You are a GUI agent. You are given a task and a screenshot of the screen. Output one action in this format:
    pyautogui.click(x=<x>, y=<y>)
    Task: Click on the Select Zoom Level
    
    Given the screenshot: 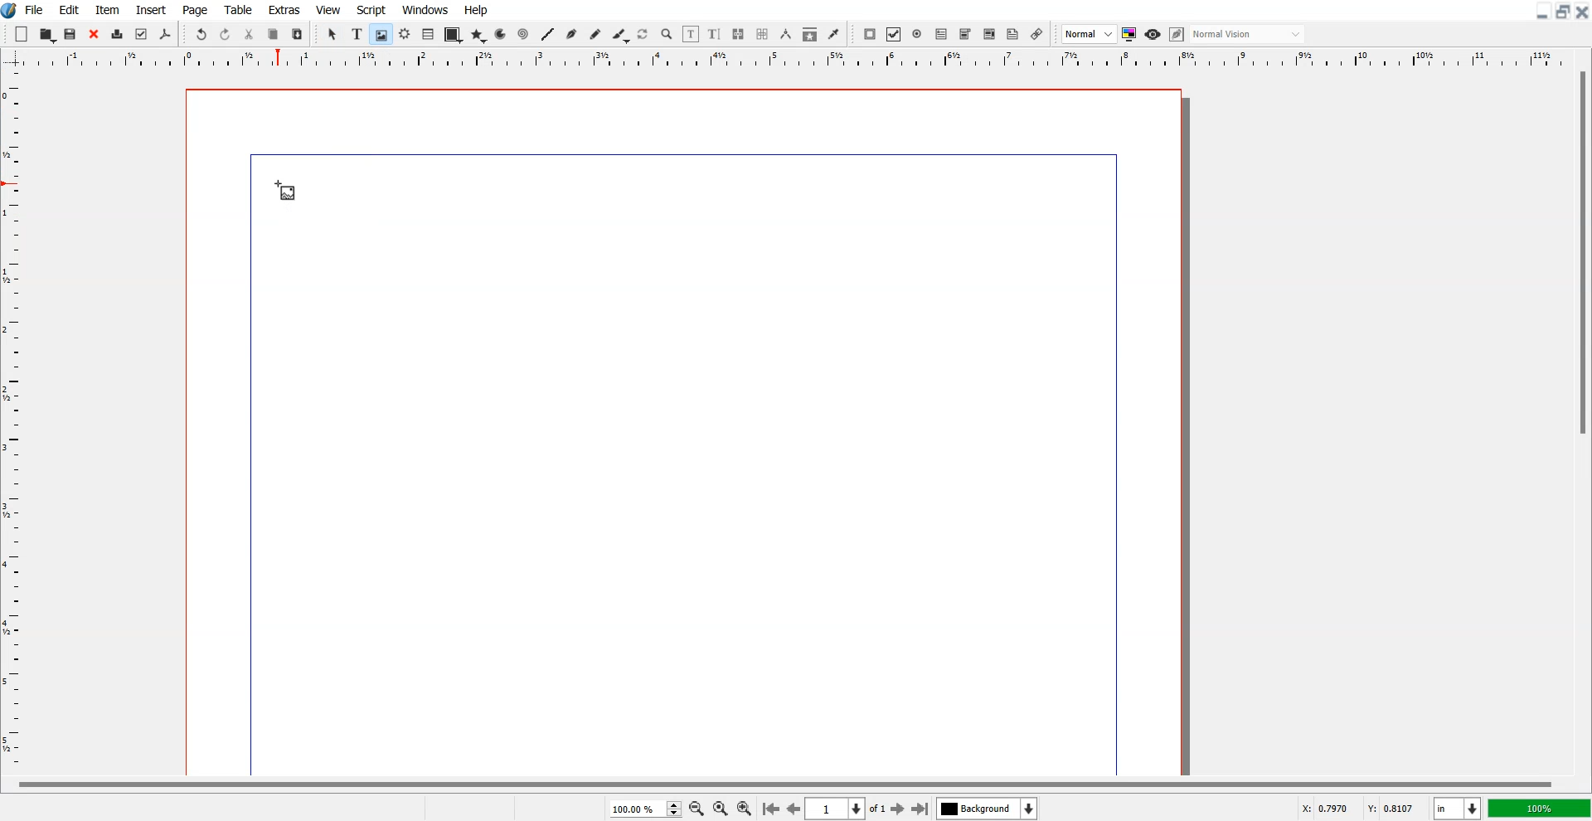 What is the action you would take?
    pyautogui.click(x=645, y=808)
    